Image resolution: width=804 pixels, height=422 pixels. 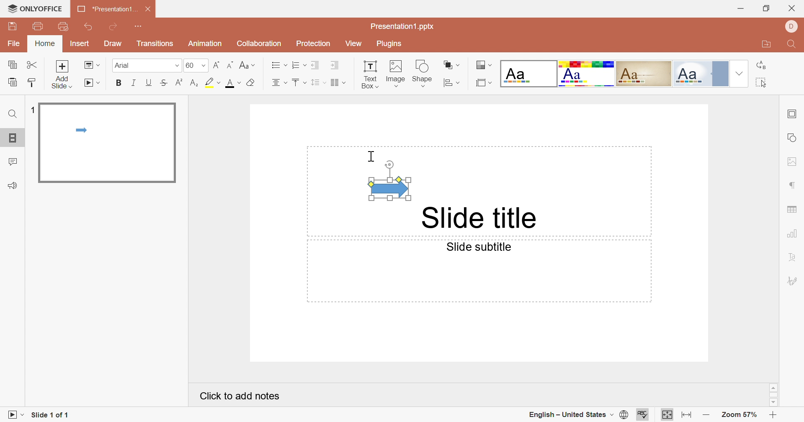 I want to click on Restore down, so click(x=768, y=9).